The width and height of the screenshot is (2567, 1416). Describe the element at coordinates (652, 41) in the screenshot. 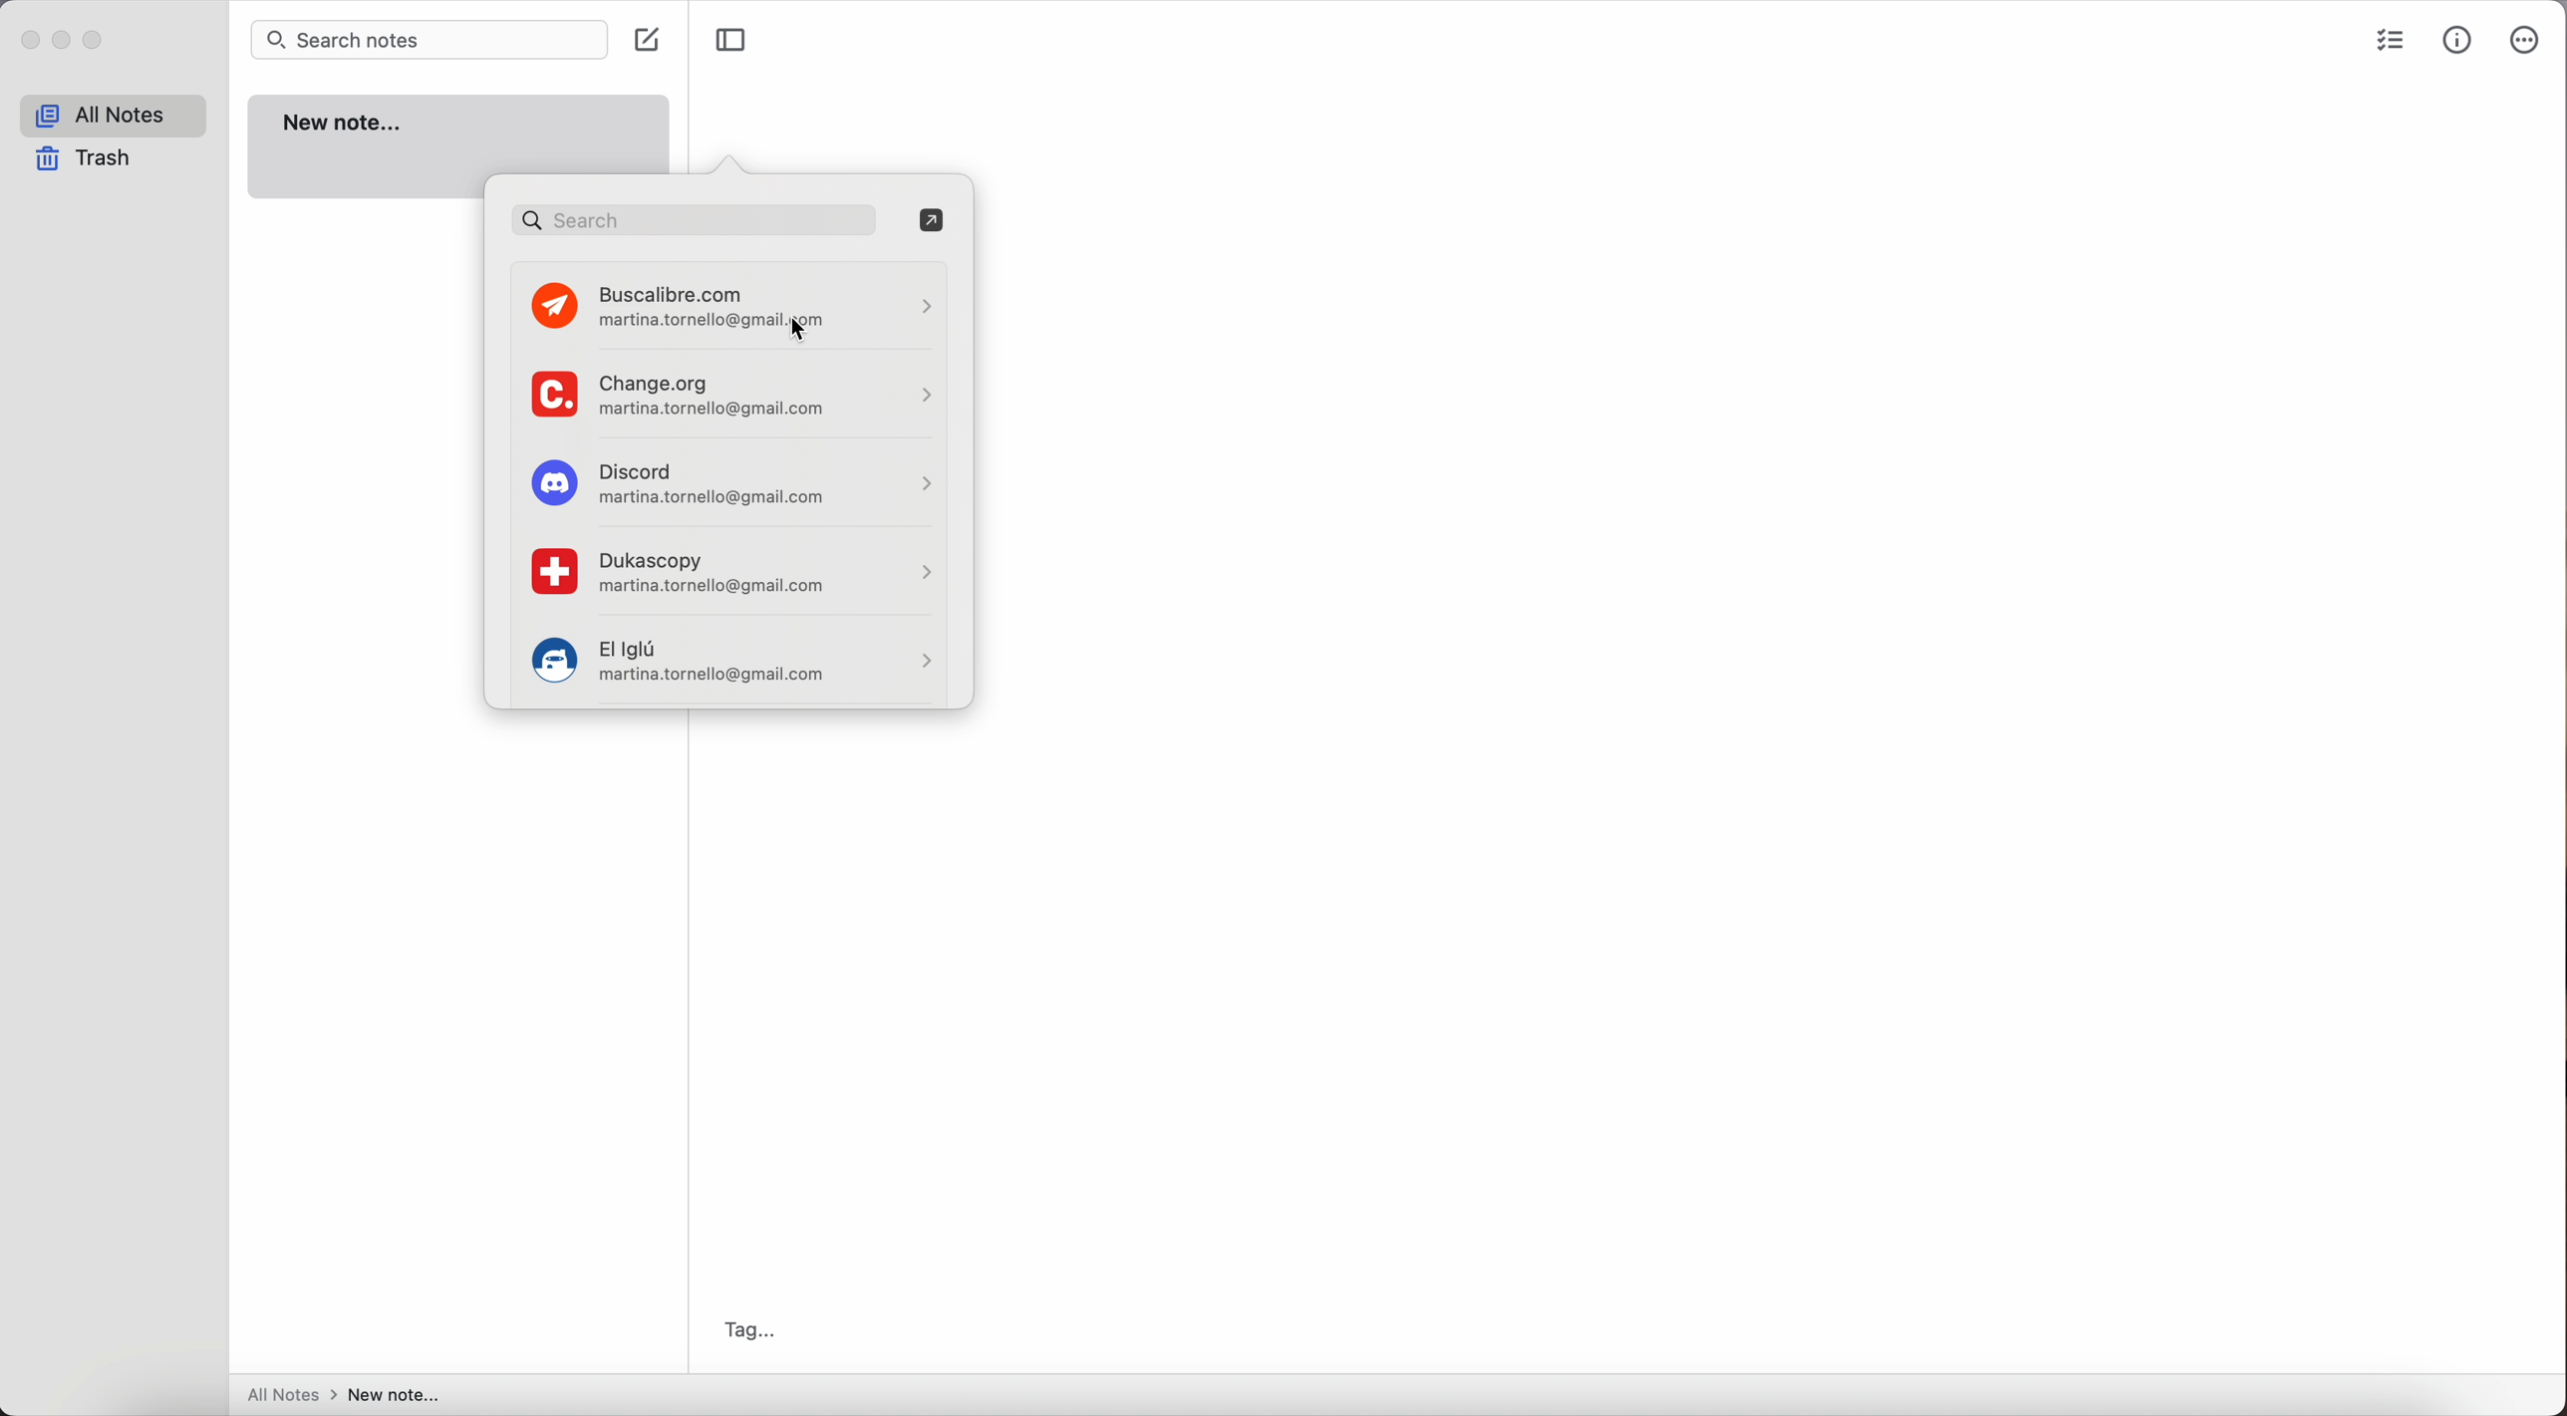

I see `create note` at that location.